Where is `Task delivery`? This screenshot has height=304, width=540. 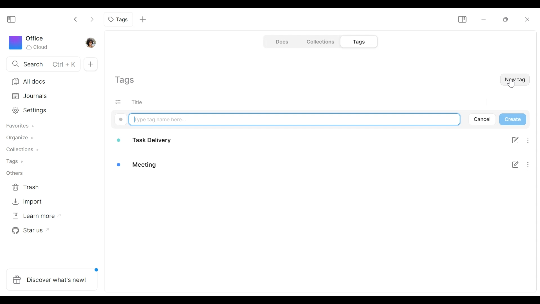
Task delivery is located at coordinates (146, 140).